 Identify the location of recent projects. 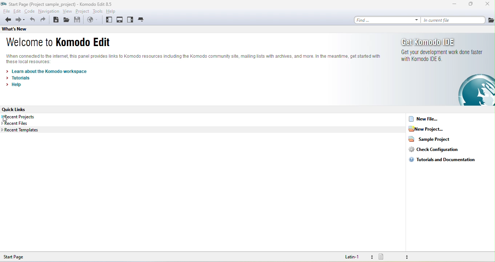
(19, 116).